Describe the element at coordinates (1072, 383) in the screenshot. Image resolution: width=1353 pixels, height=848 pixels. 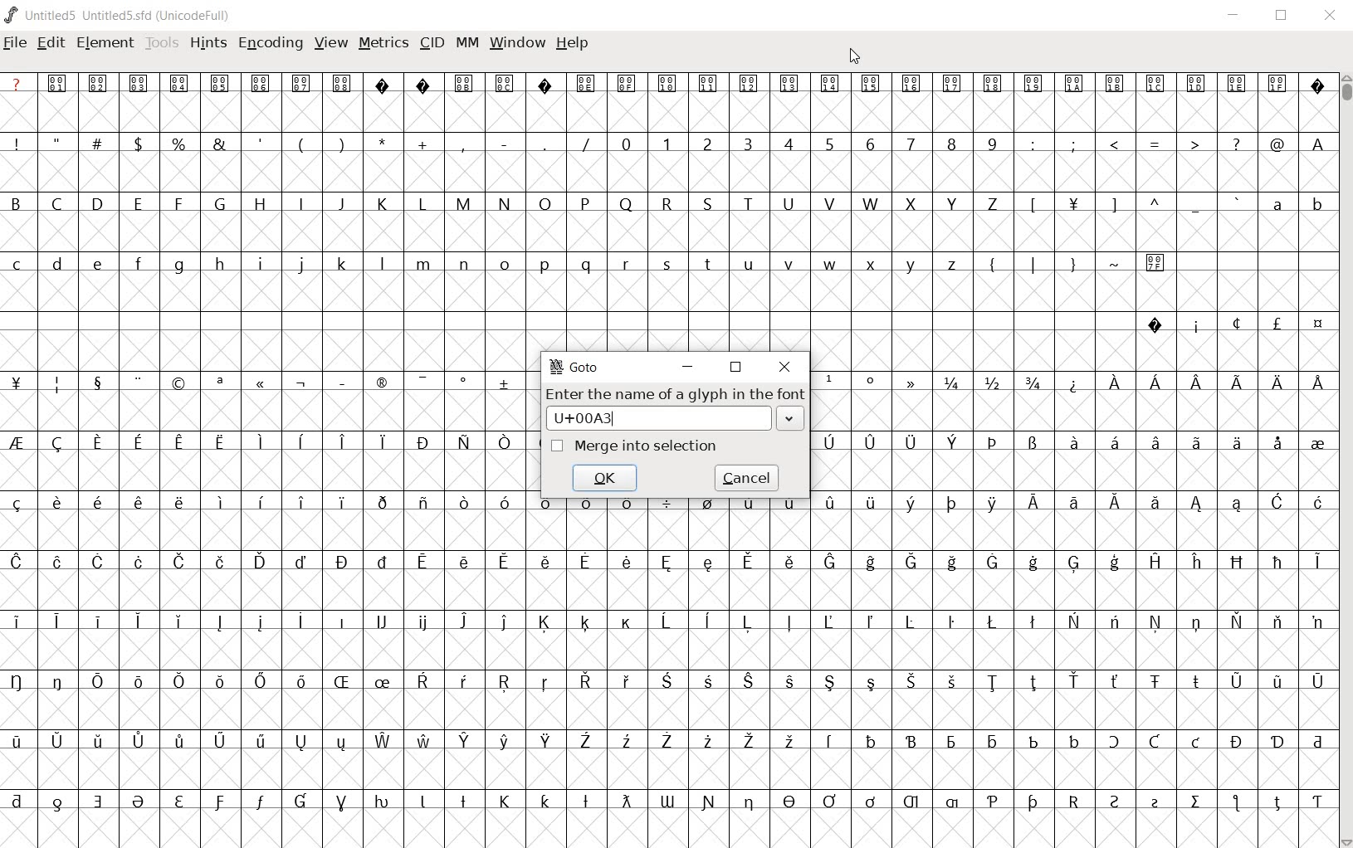
I see `Symbol` at that location.